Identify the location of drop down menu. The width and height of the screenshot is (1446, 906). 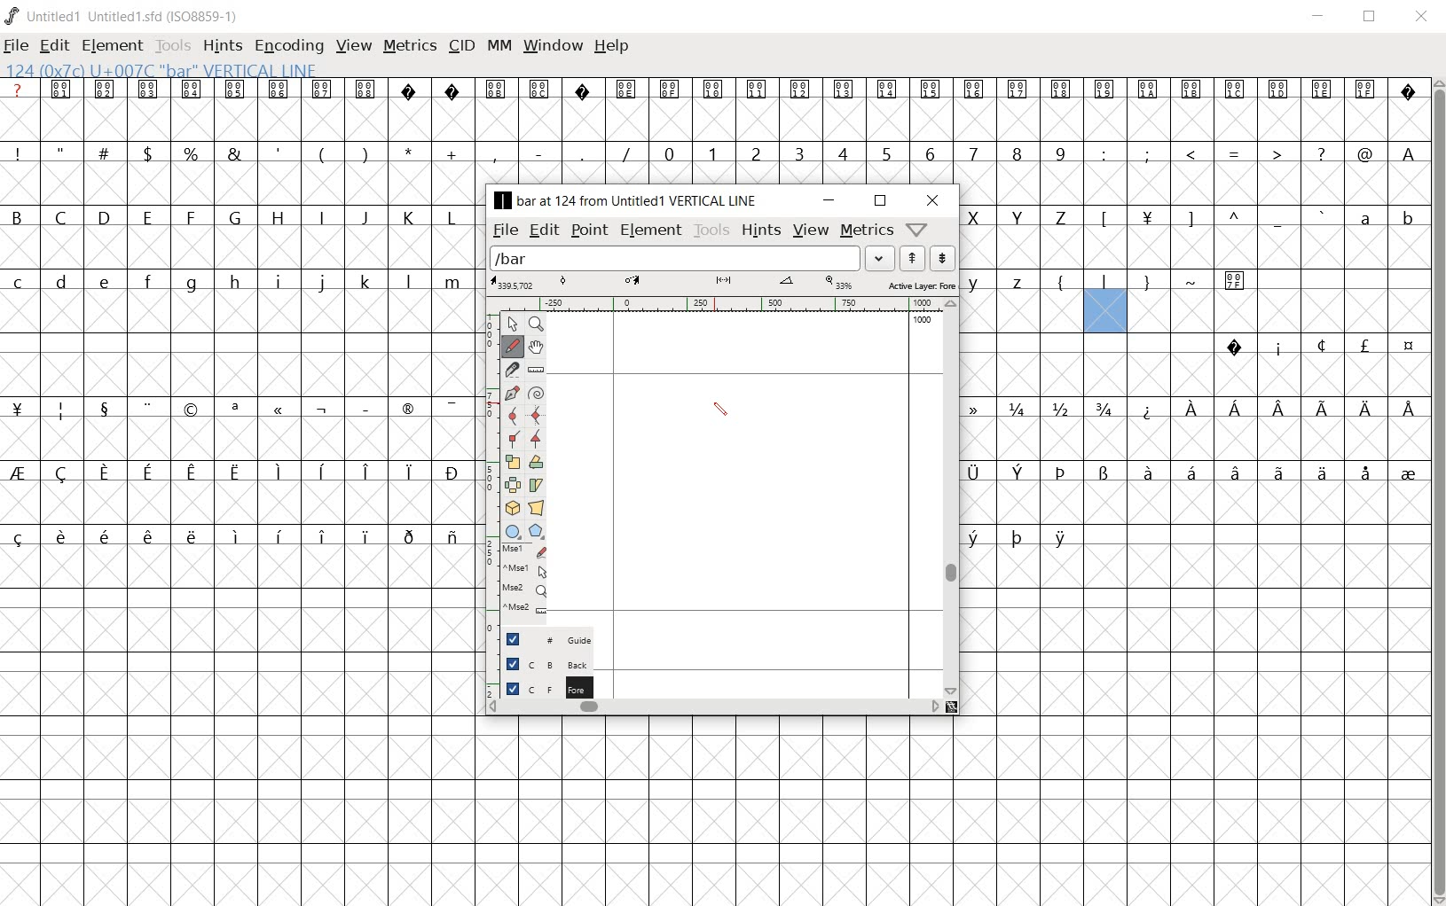
(881, 259).